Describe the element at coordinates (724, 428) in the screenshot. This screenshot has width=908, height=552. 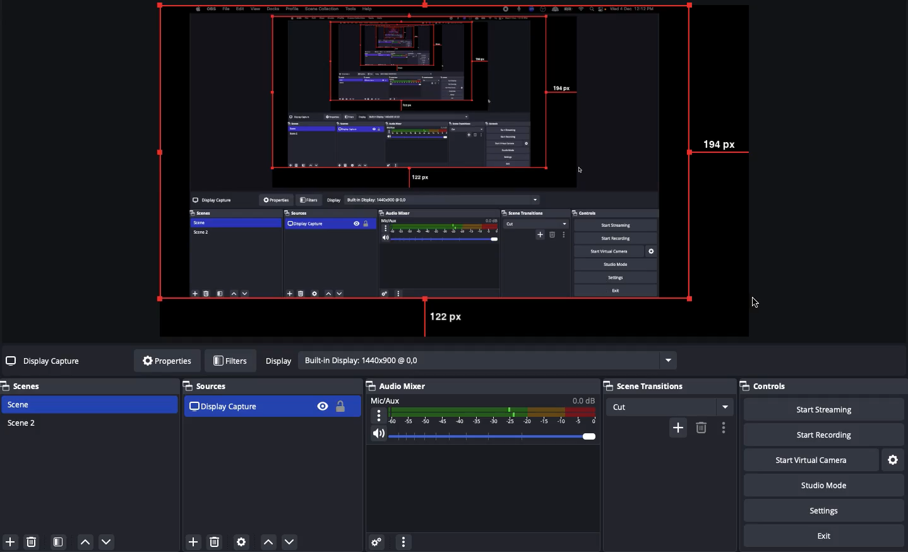
I see `More` at that location.